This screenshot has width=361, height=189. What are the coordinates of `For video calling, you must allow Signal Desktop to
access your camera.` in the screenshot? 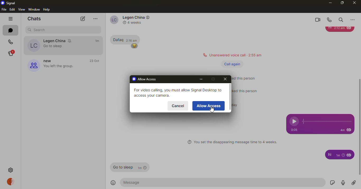 It's located at (177, 92).